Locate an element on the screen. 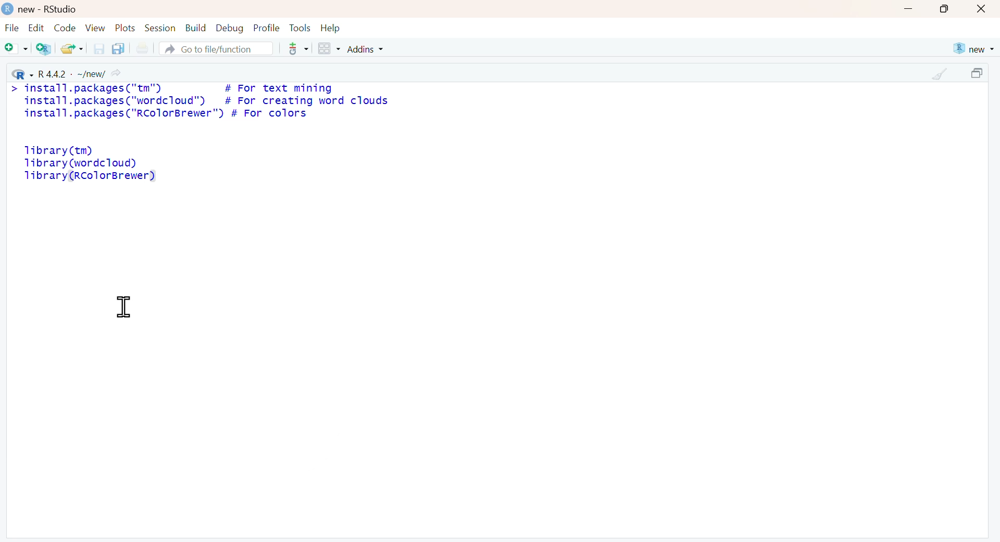  install.packages("wordcloud") # For creating word clouds is located at coordinates (205, 101).